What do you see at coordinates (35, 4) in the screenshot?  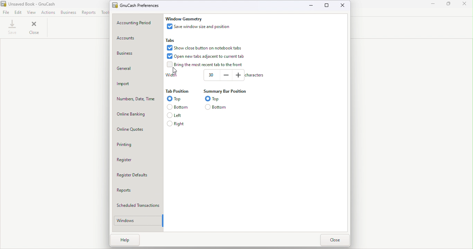 I see `File name` at bounding box center [35, 4].